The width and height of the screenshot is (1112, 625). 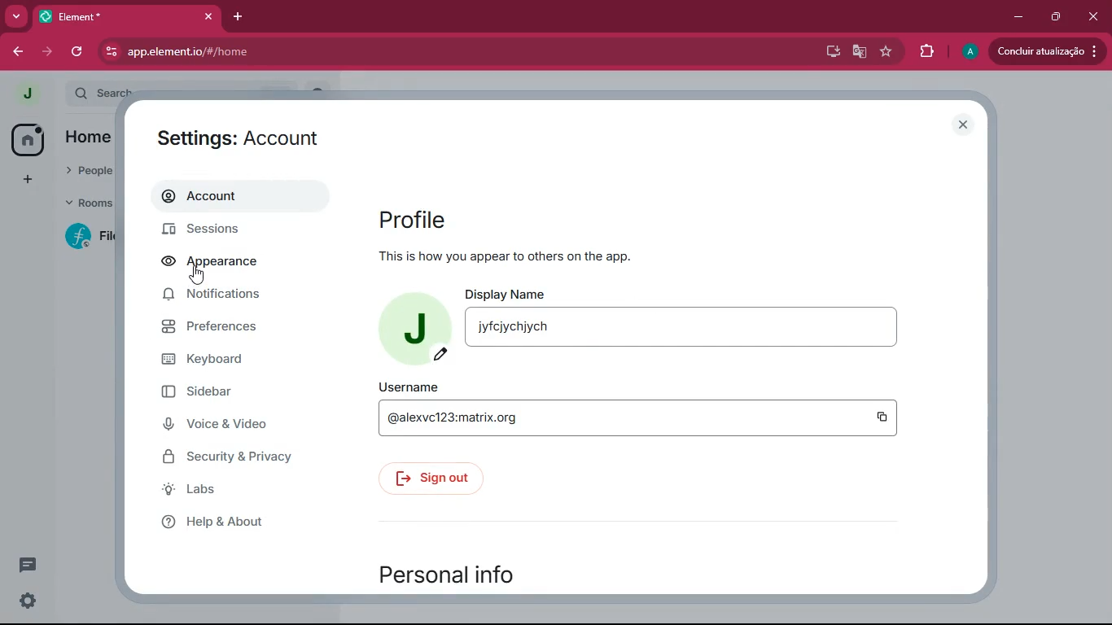 I want to click on Element*, so click(x=114, y=15).